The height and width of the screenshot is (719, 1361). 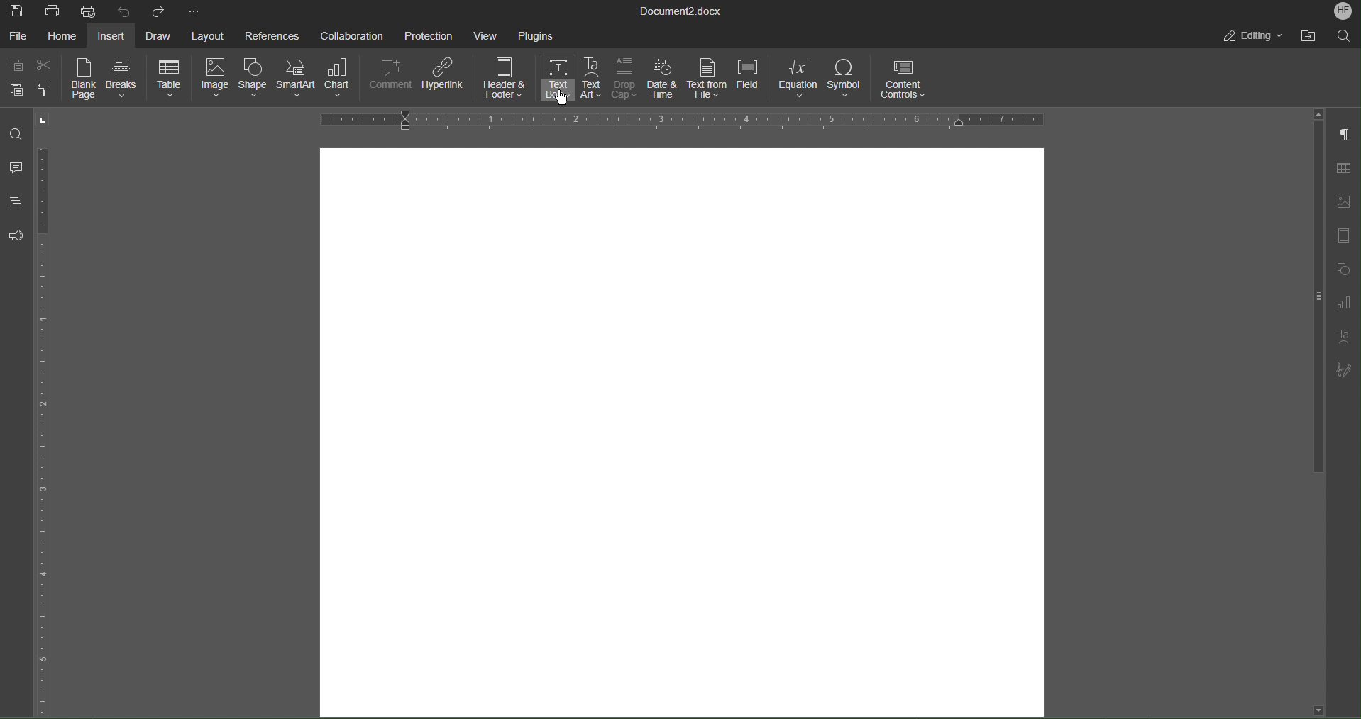 What do you see at coordinates (122, 11) in the screenshot?
I see `Undo` at bounding box center [122, 11].